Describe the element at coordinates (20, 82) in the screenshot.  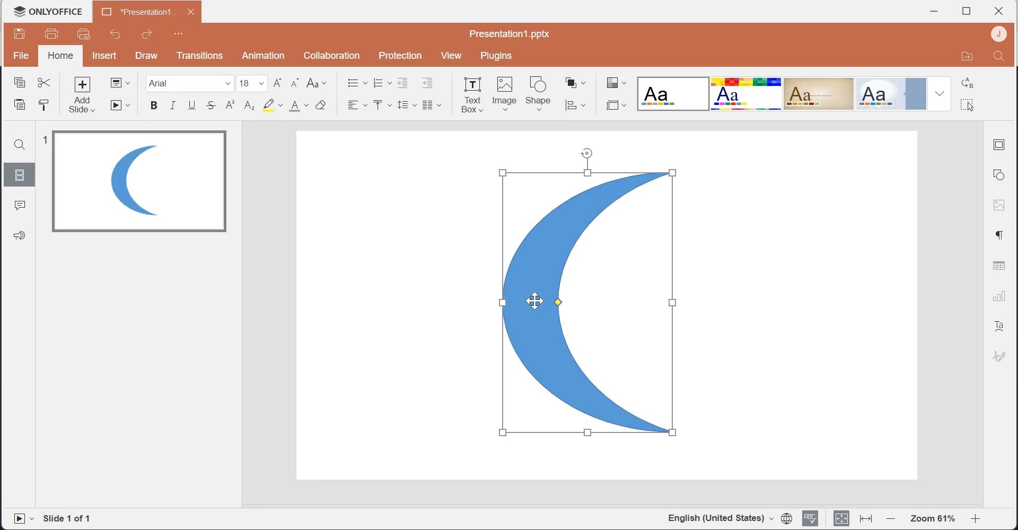
I see `Copy` at that location.